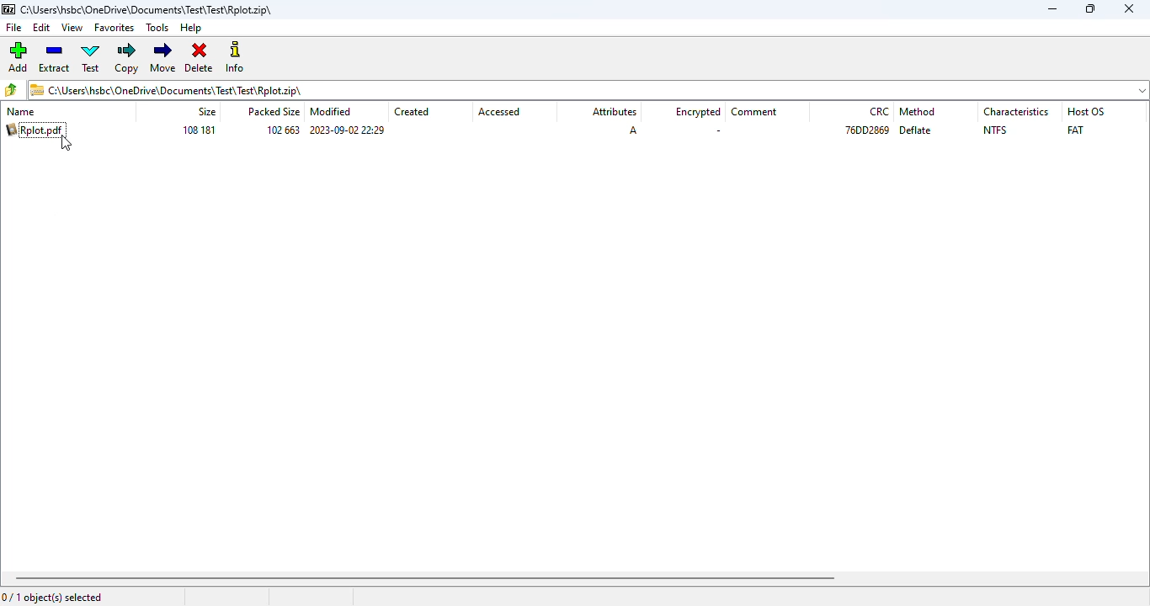 This screenshot has width=1150, height=606. What do you see at coordinates (42, 28) in the screenshot?
I see `edit` at bounding box center [42, 28].